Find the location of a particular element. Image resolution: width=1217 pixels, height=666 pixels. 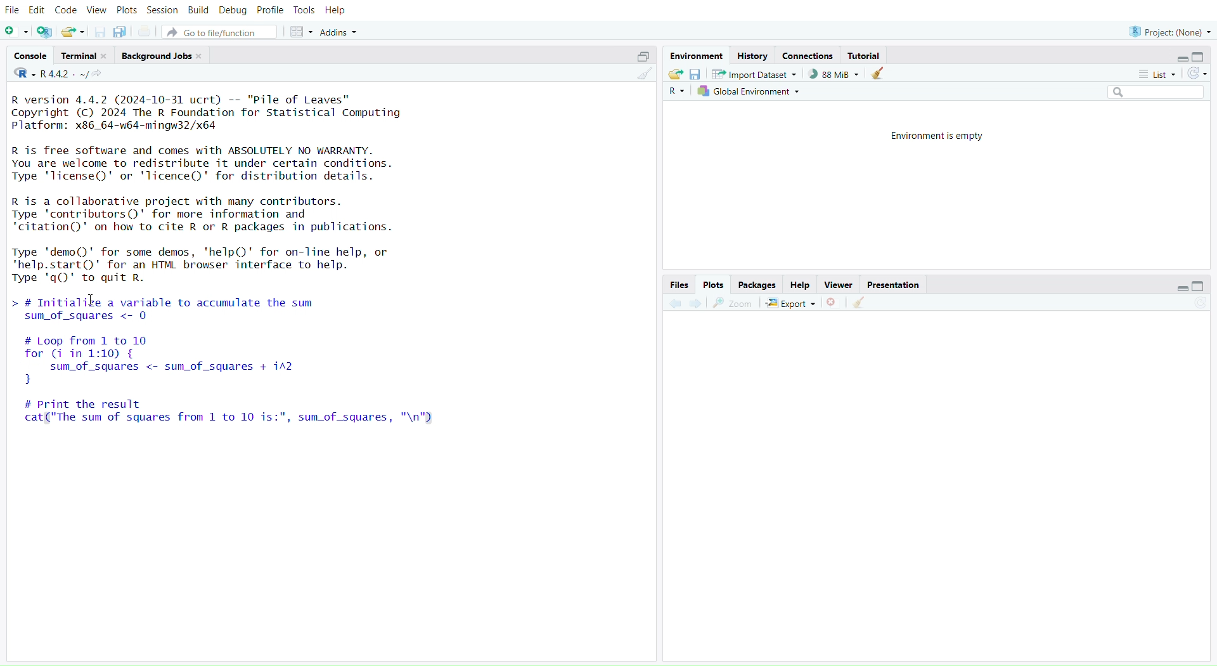

clear objects is located at coordinates (880, 75).